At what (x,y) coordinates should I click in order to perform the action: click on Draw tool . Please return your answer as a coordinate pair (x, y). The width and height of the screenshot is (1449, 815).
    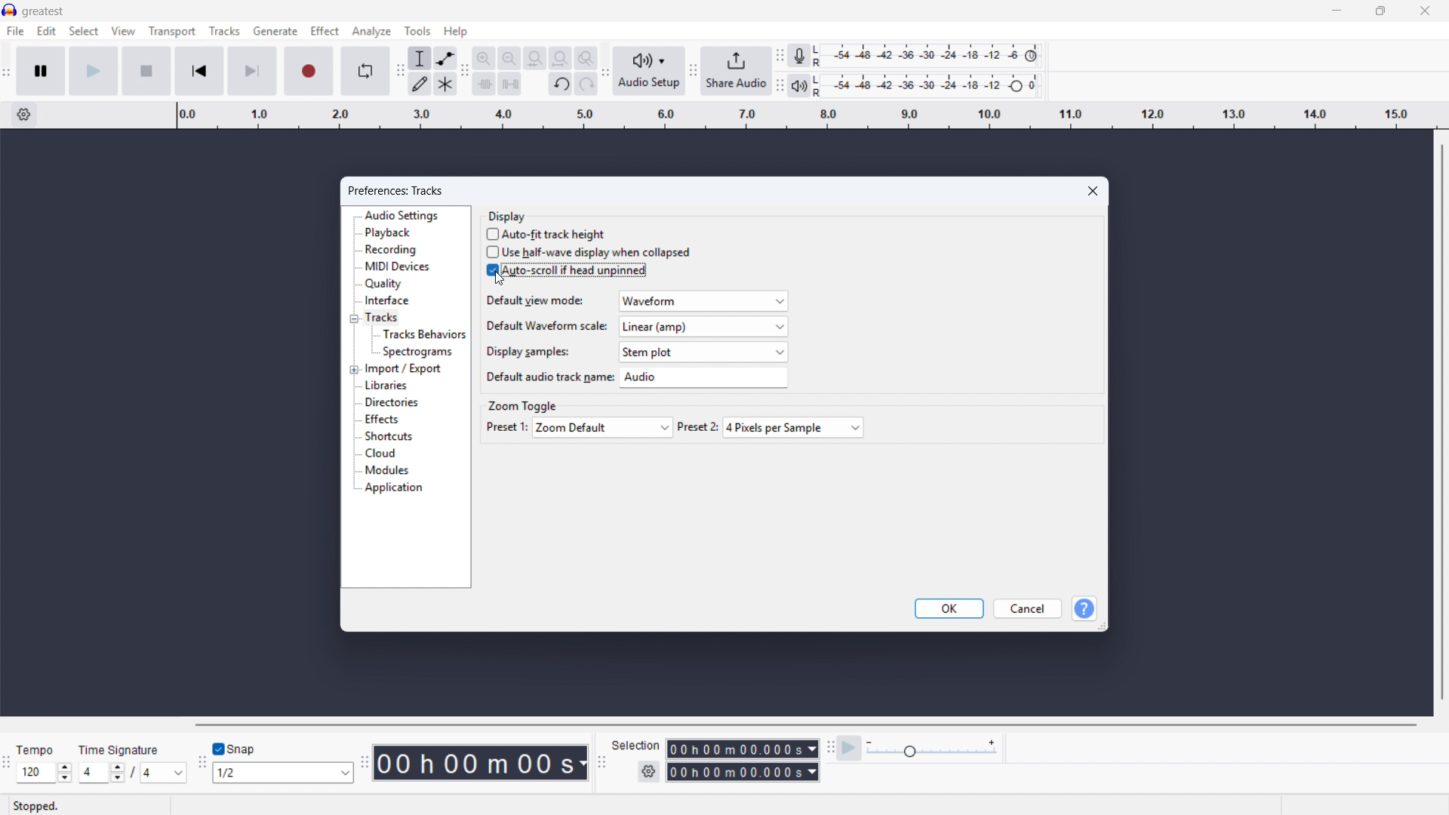
    Looking at the image, I should click on (419, 84).